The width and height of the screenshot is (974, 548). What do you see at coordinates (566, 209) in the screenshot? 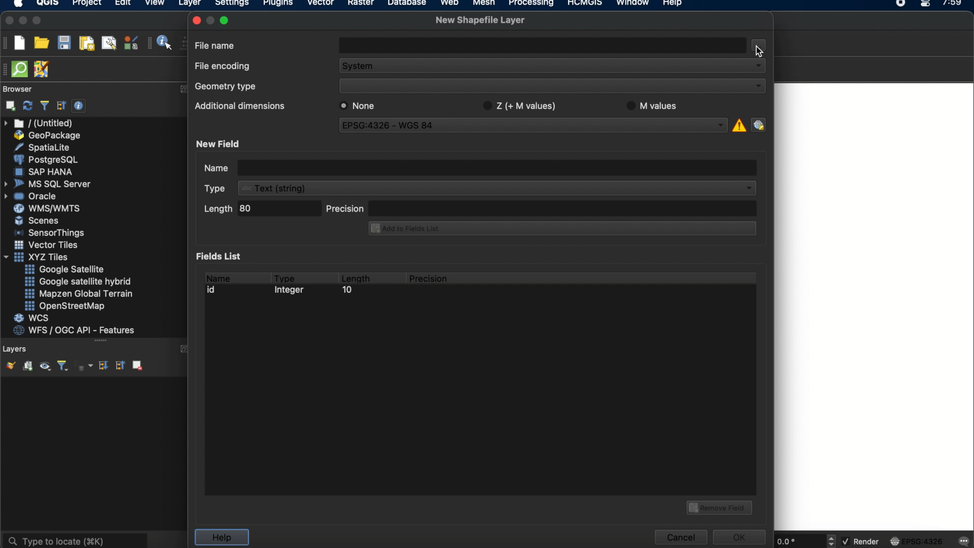
I see `text box` at bounding box center [566, 209].